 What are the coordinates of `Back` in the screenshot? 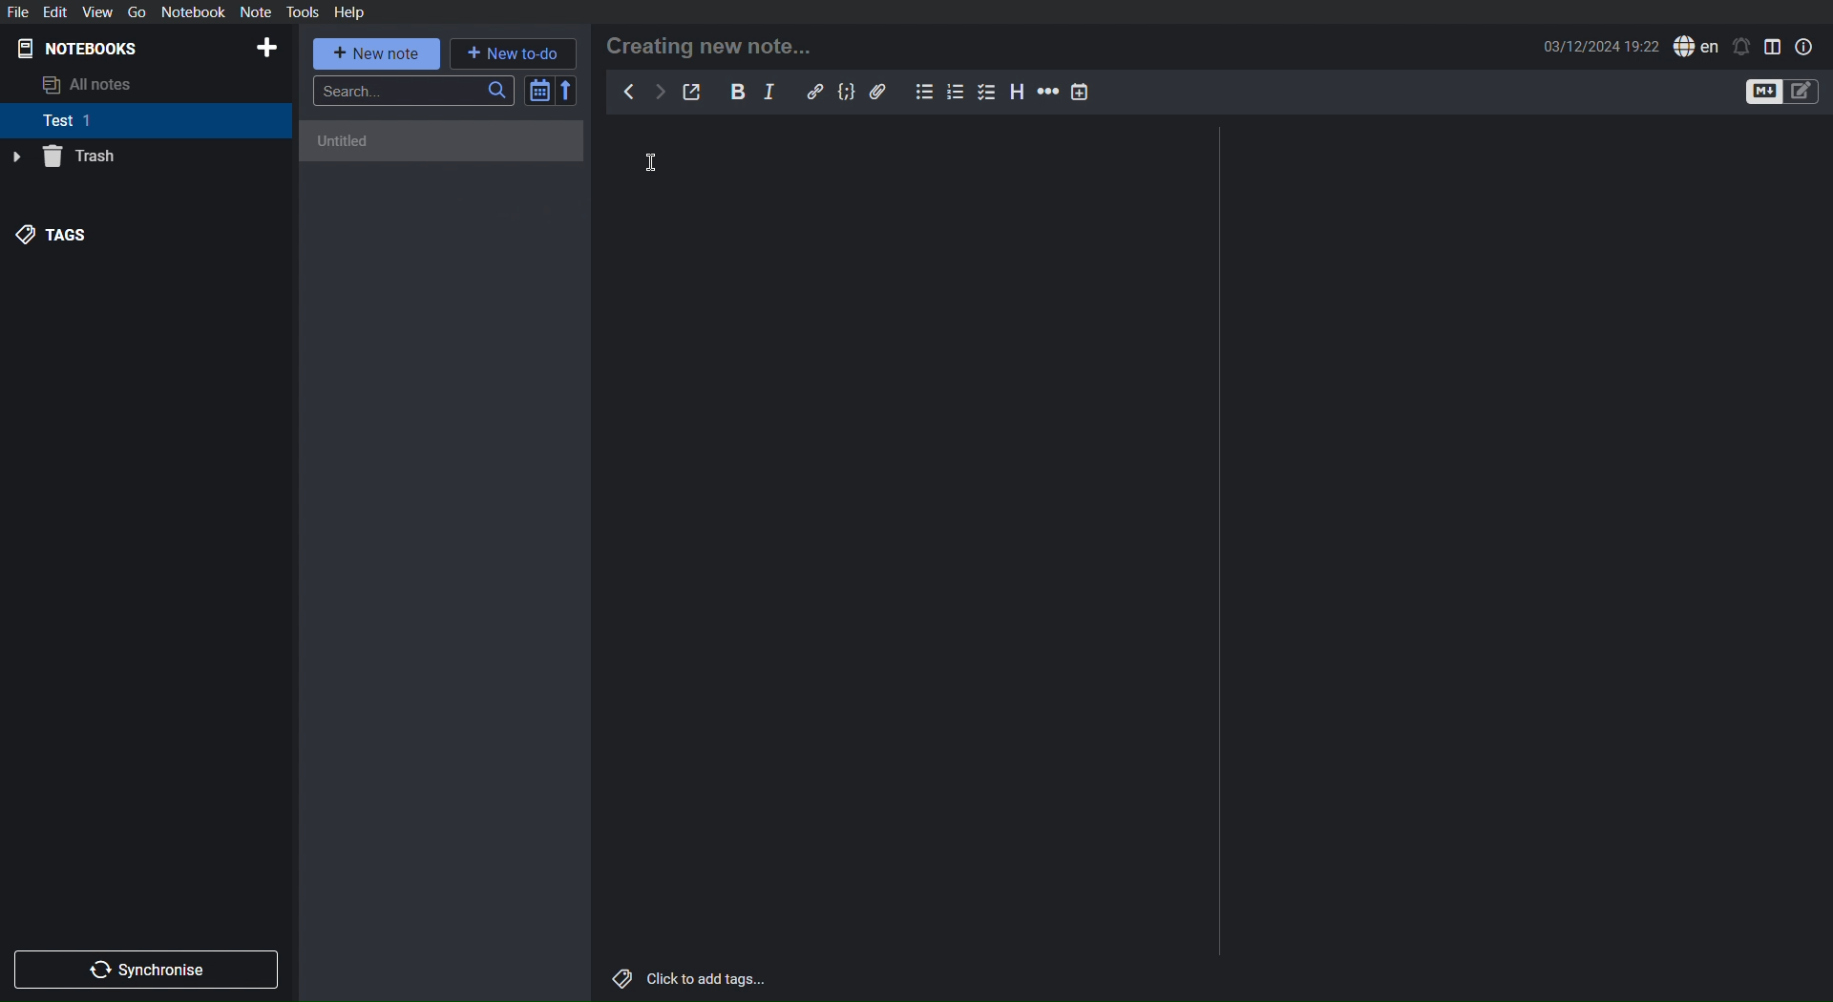 It's located at (631, 90).